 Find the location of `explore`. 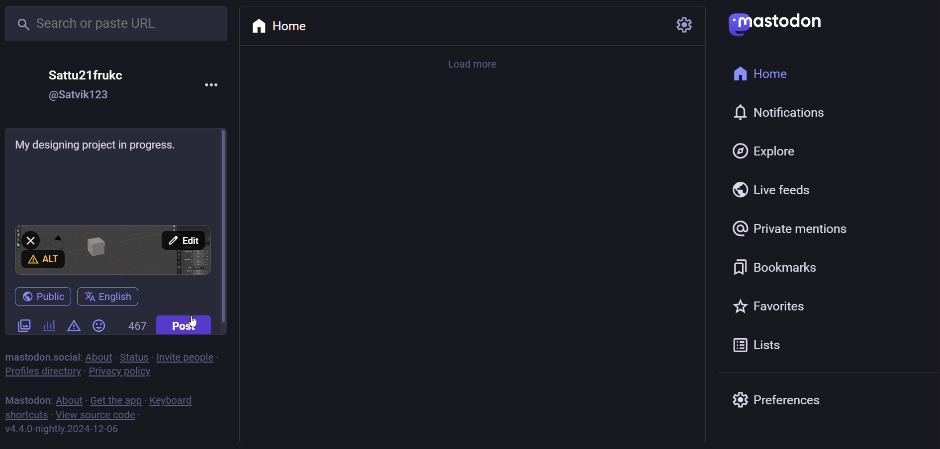

explore is located at coordinates (764, 151).